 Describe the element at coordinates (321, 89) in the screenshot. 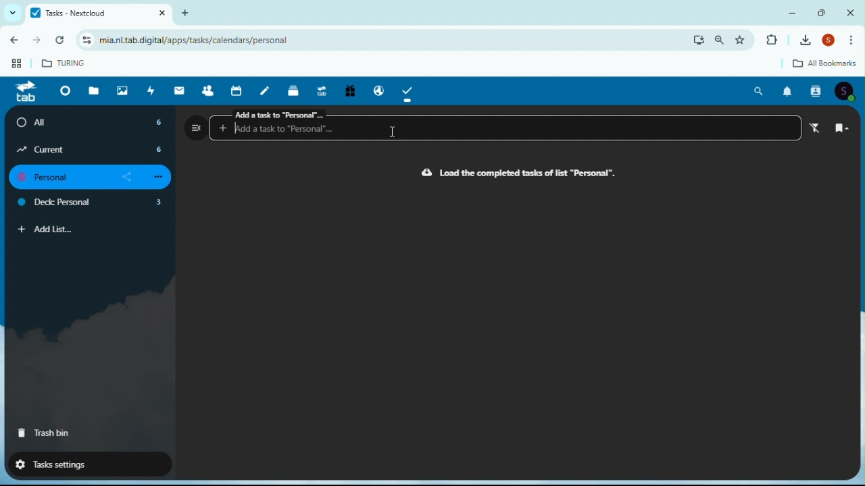

I see `Upgrade` at that location.